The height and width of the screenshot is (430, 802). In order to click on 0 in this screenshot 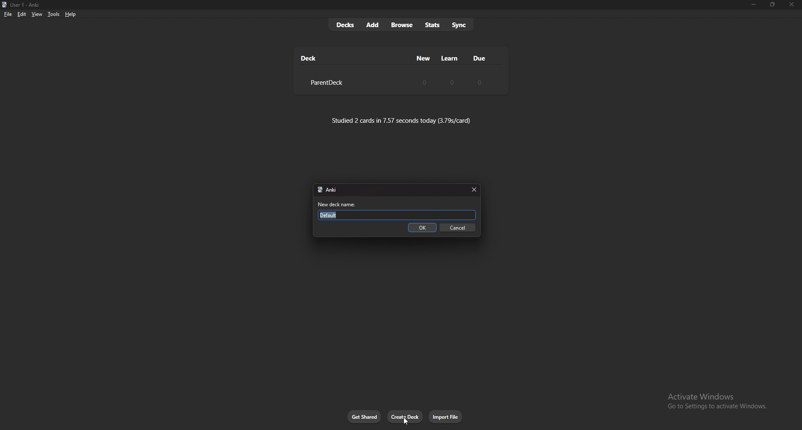, I will do `click(424, 82)`.